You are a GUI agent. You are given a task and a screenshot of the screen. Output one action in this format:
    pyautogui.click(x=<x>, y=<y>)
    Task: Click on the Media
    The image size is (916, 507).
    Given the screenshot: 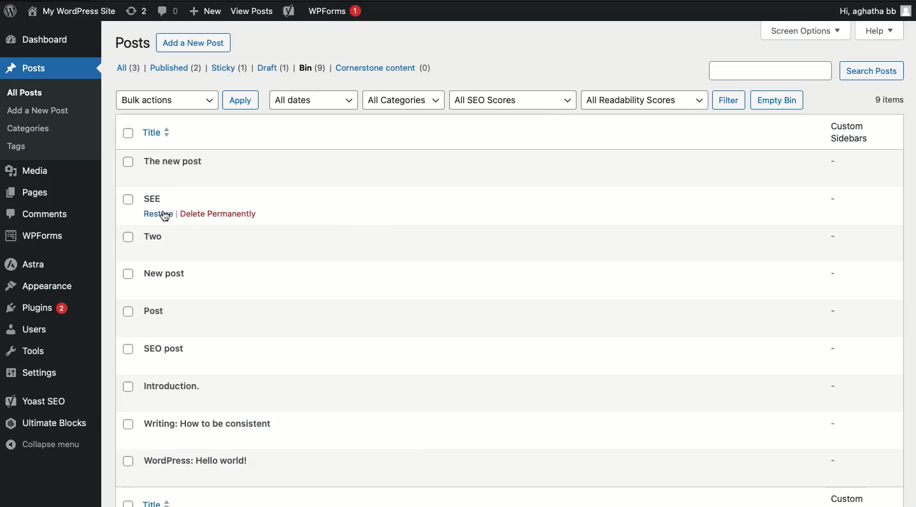 What is the action you would take?
    pyautogui.click(x=27, y=171)
    